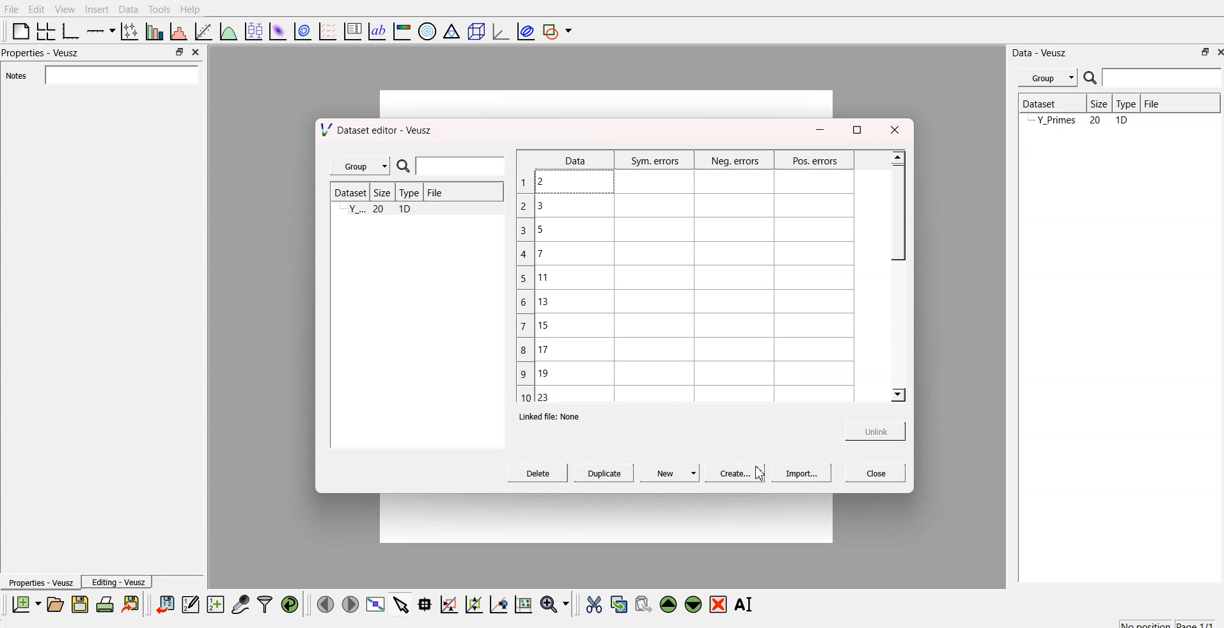 This screenshot has width=1224, height=628. I want to click on plot points, so click(127, 31).